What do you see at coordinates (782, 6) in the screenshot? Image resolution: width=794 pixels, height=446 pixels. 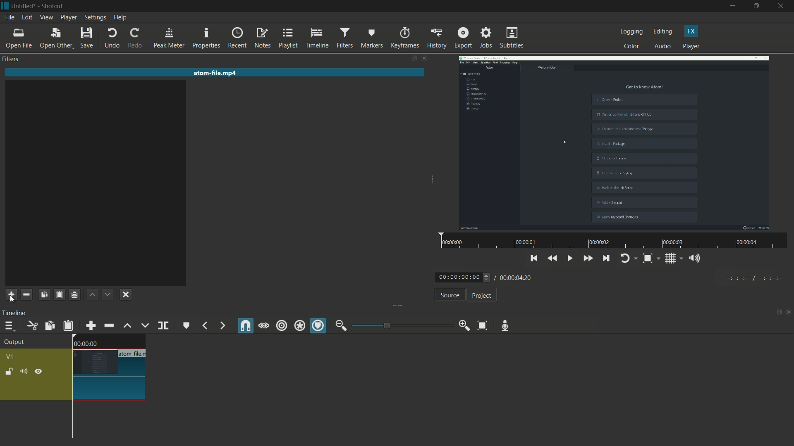 I see `close app` at bounding box center [782, 6].